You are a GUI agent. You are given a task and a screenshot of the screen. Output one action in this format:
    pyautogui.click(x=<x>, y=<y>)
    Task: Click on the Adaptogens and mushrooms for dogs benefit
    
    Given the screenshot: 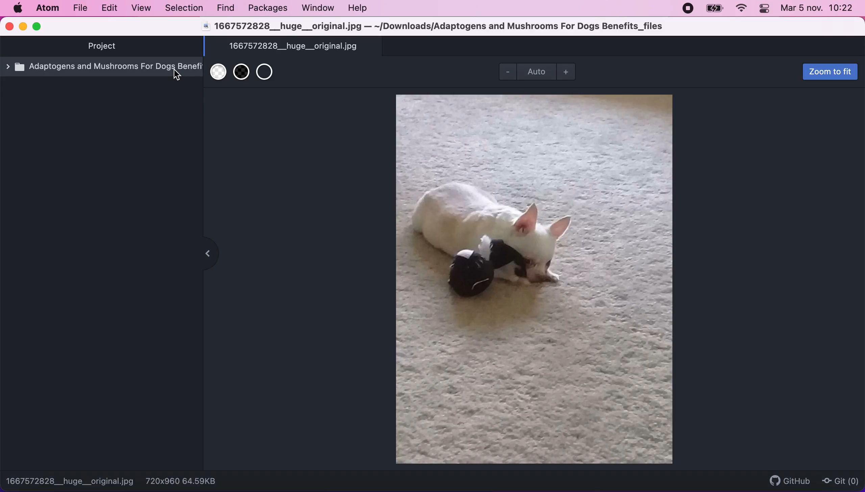 What is the action you would take?
    pyautogui.click(x=103, y=70)
    